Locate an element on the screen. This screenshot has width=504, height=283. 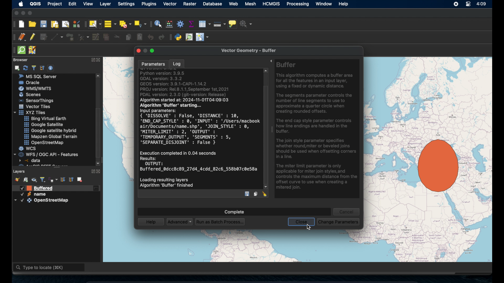
python console is located at coordinates (178, 37).